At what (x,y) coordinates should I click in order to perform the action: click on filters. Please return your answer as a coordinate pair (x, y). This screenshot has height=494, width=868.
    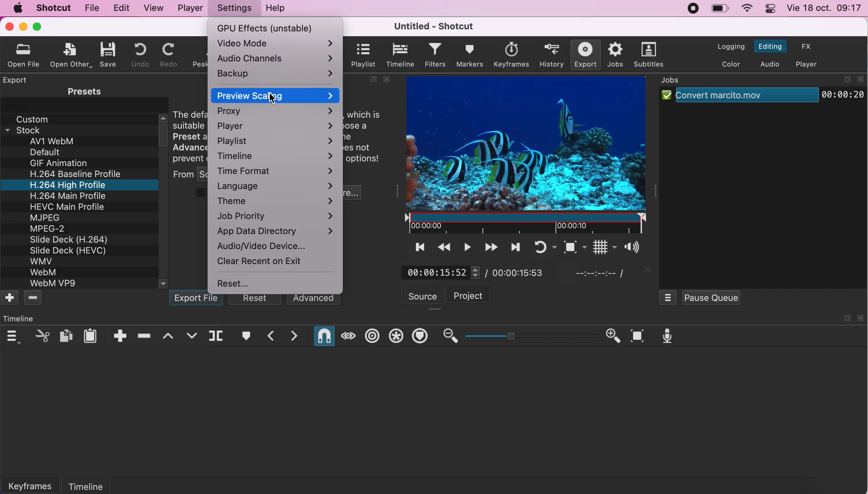
    Looking at the image, I should click on (436, 55).